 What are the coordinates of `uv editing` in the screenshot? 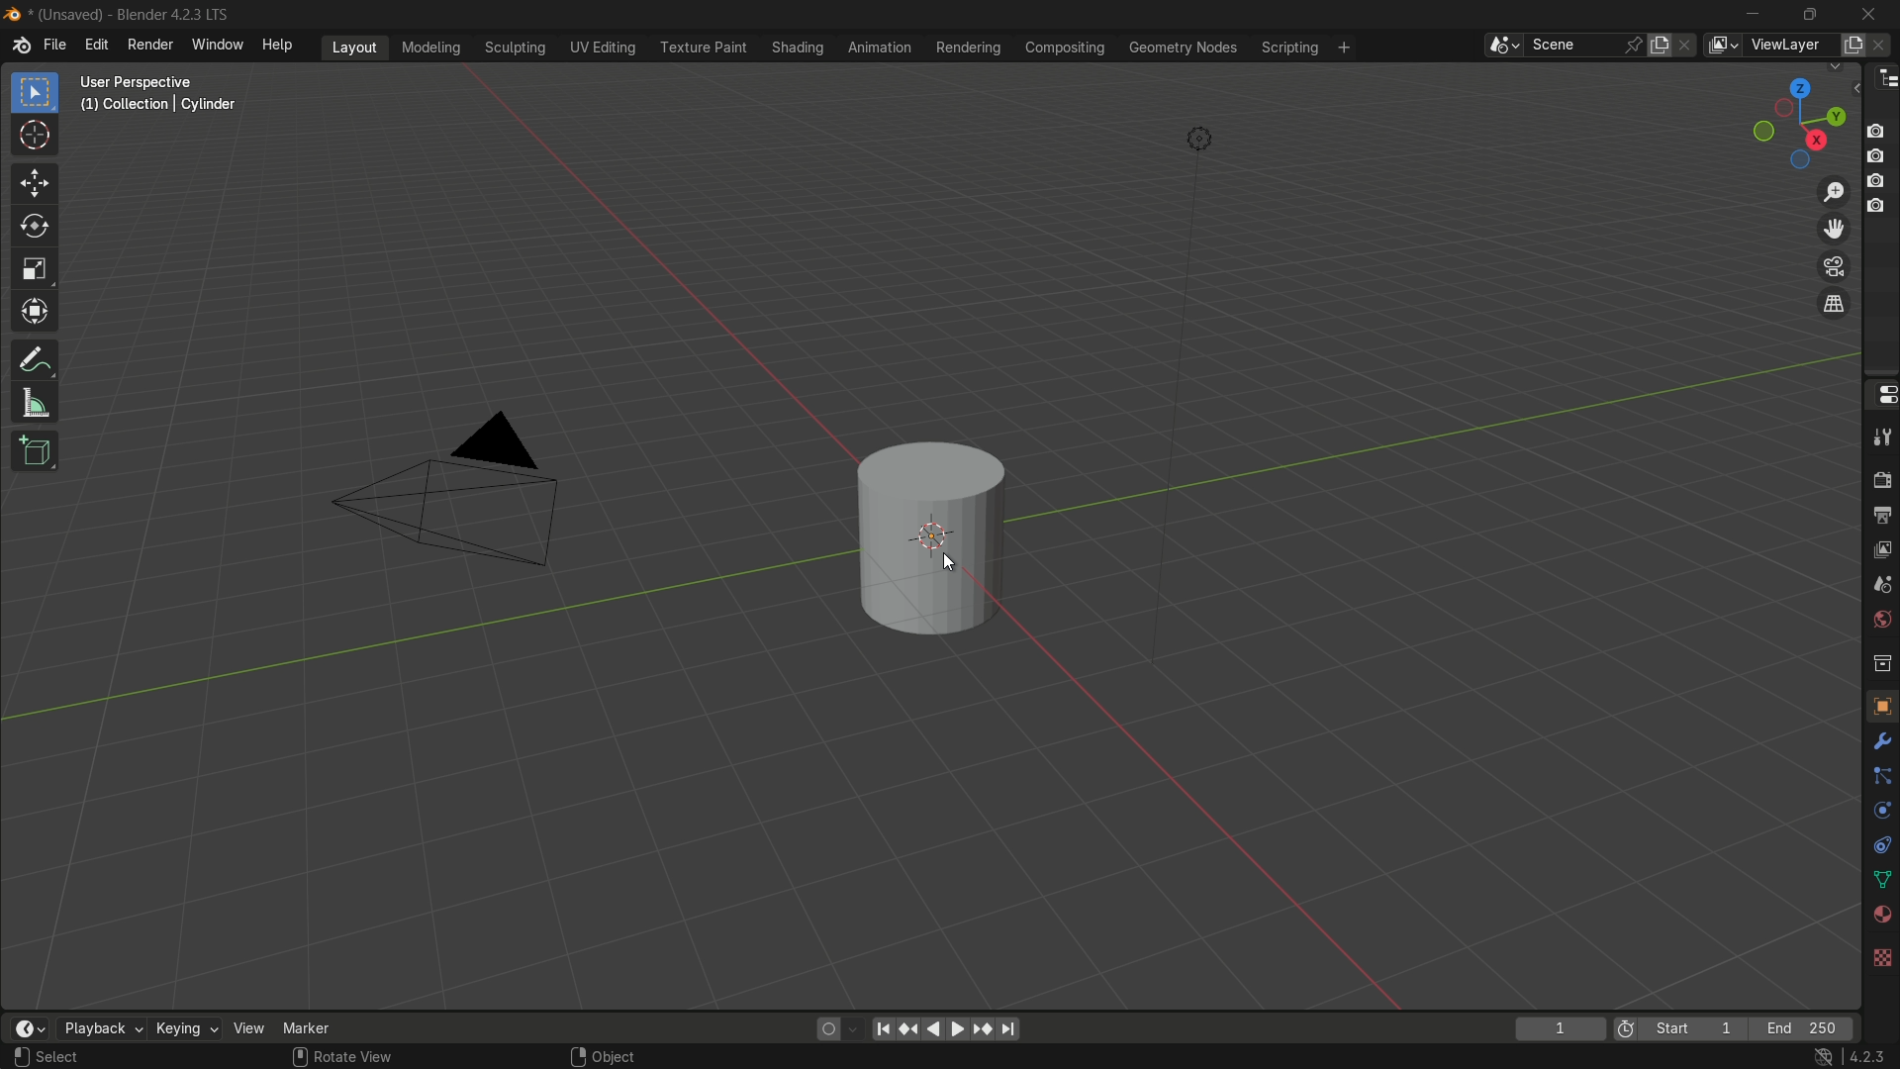 It's located at (602, 48).